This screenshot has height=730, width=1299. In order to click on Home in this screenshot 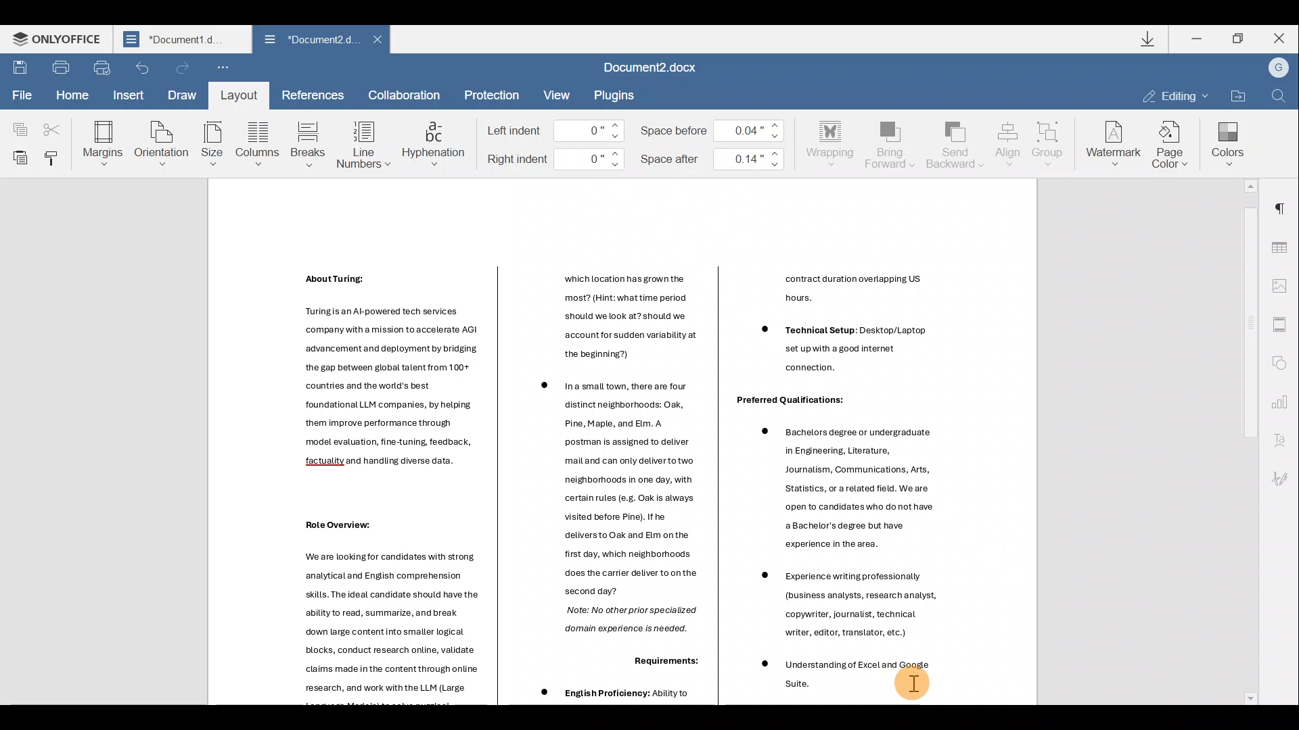, I will do `click(72, 94)`.